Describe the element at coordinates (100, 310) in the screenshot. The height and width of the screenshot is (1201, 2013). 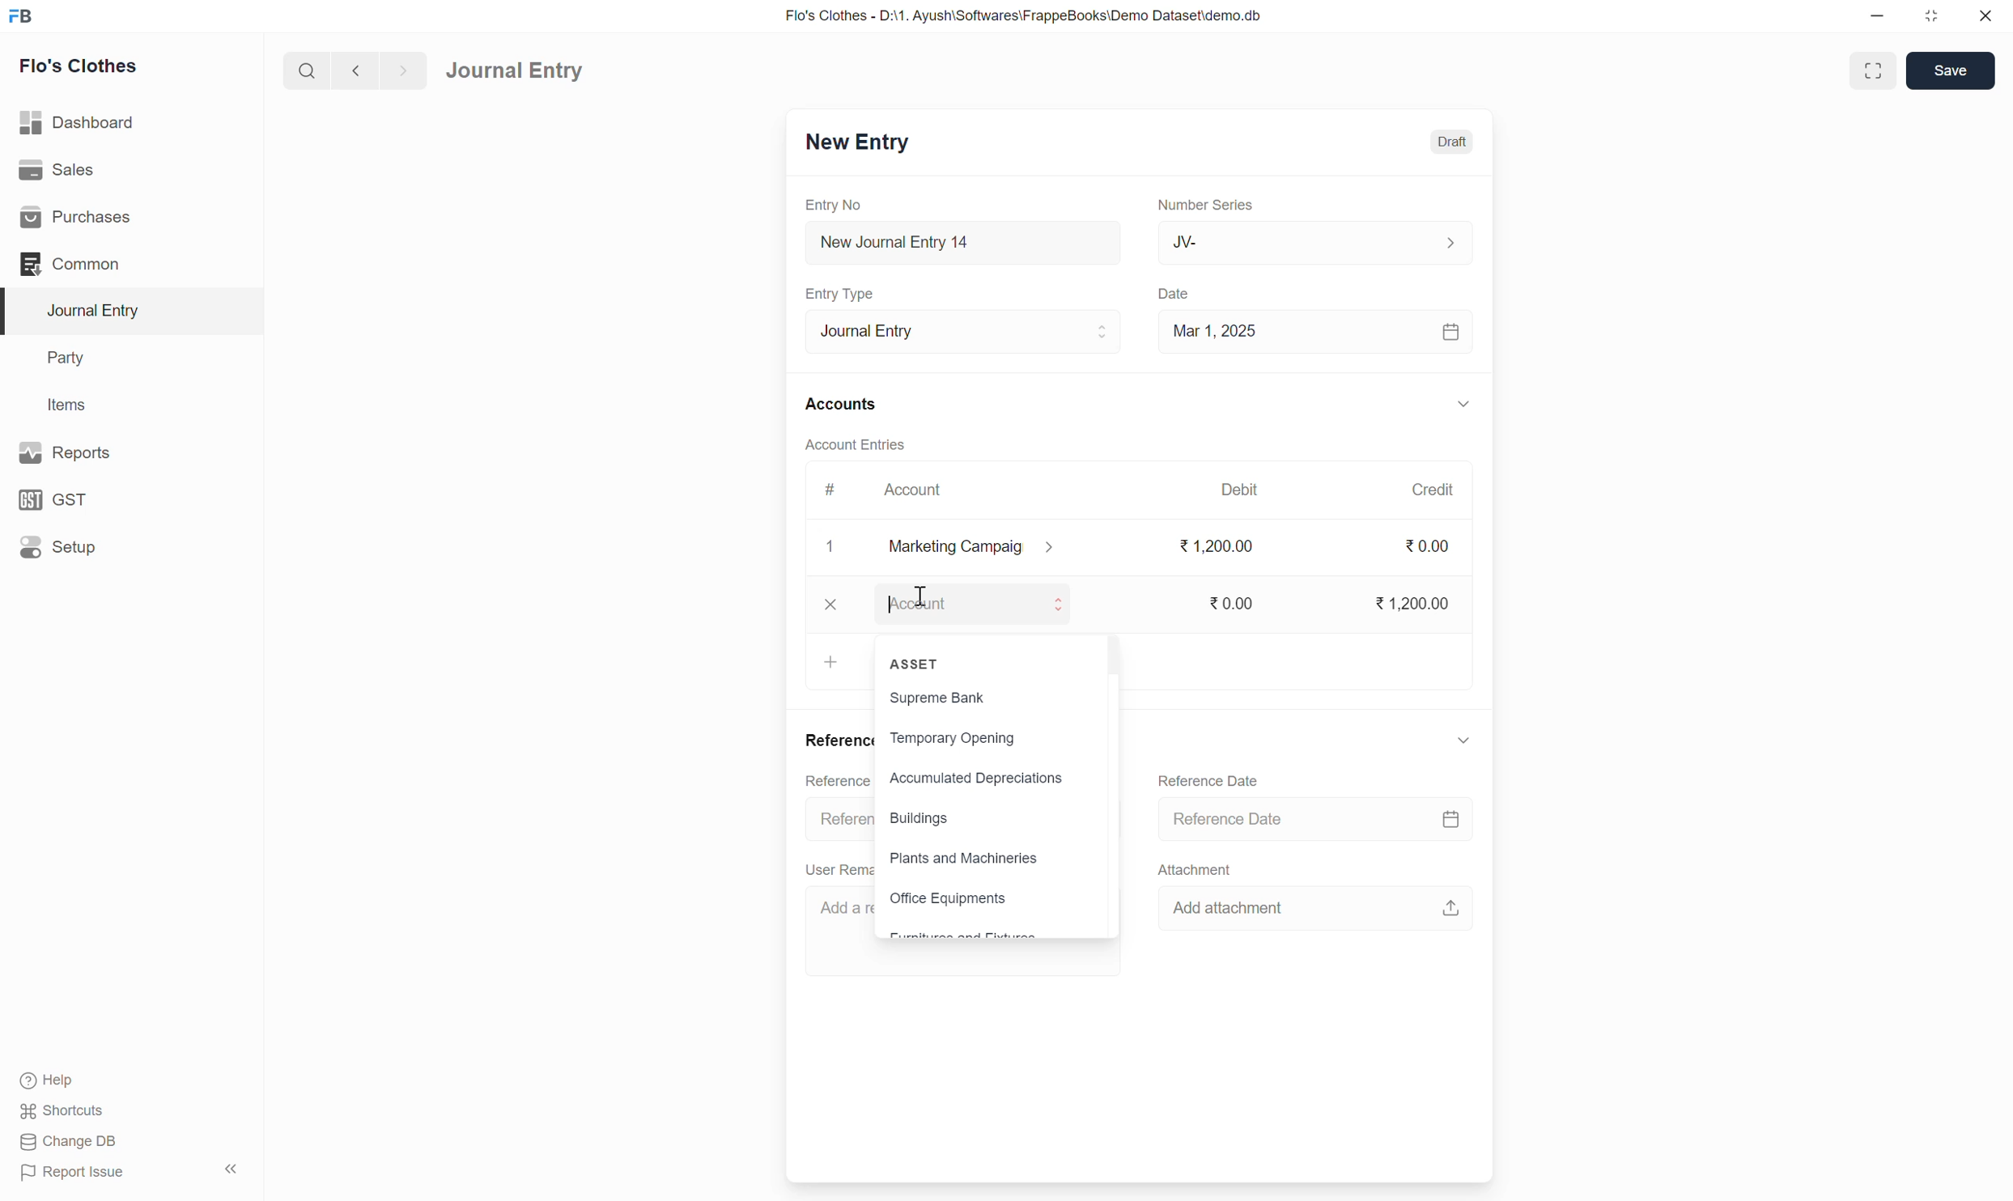
I see `Journal Entry` at that location.